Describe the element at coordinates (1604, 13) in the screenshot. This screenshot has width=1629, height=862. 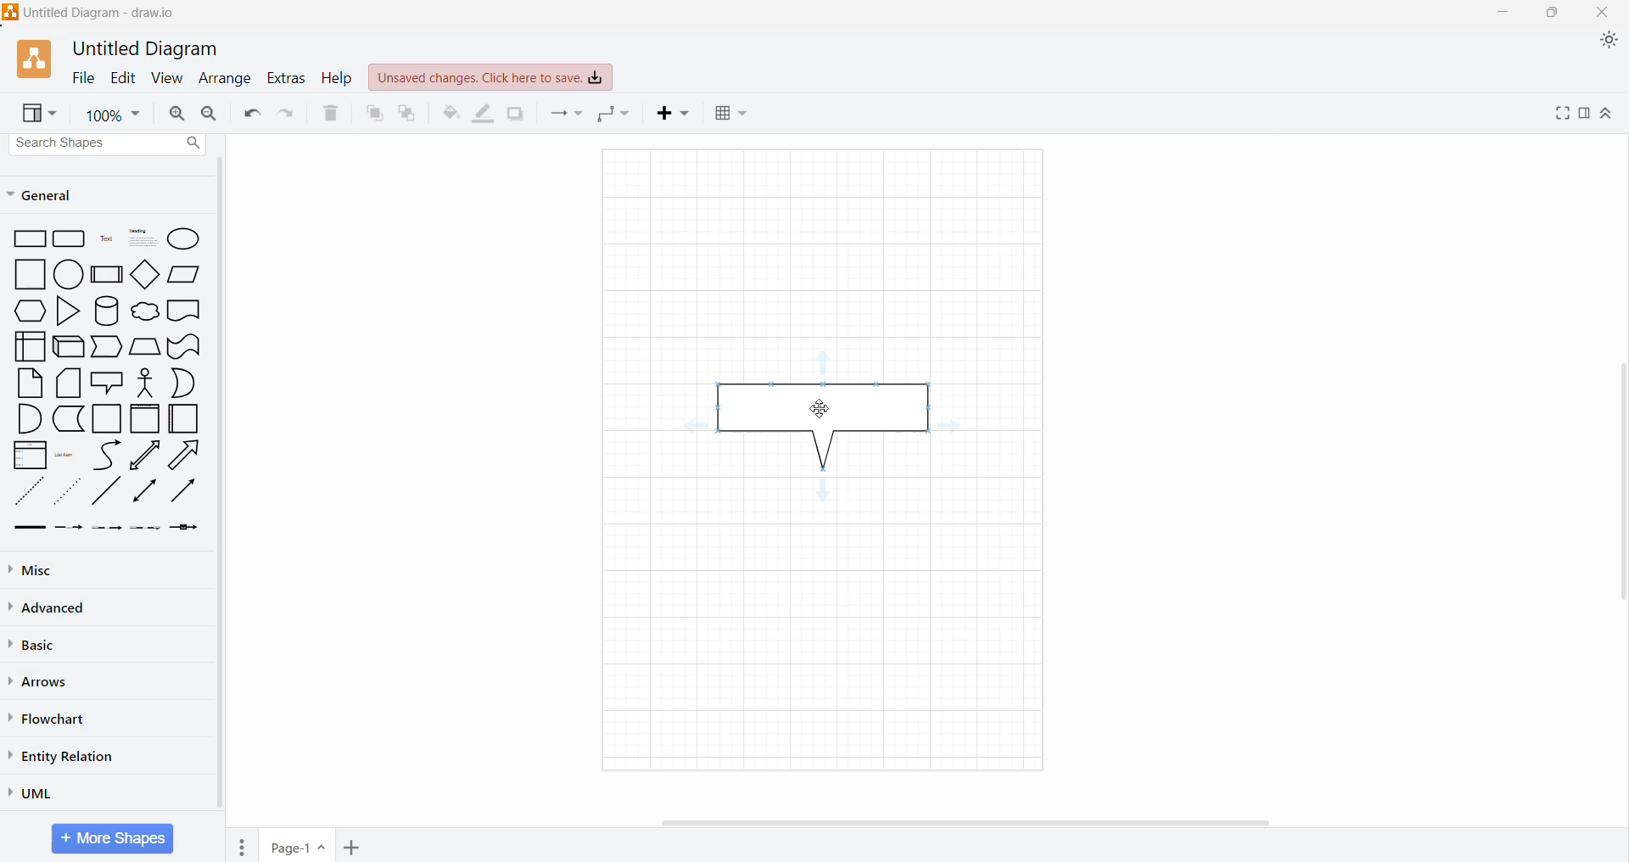
I see `Close` at that location.